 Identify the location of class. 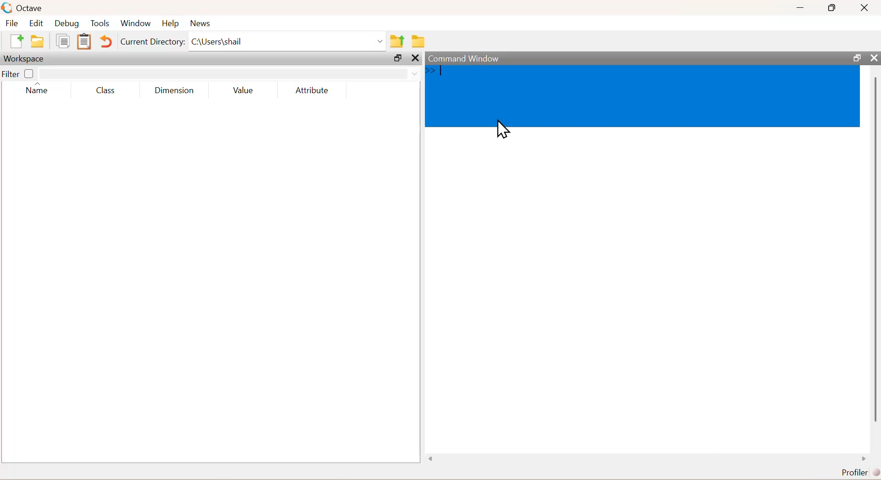
(106, 91).